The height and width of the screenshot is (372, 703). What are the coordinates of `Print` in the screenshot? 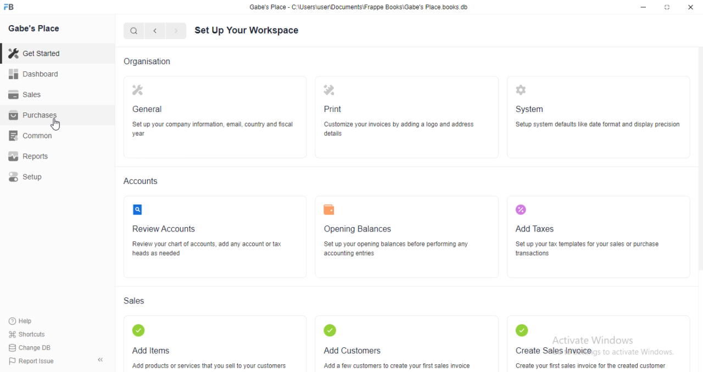 It's located at (334, 108).